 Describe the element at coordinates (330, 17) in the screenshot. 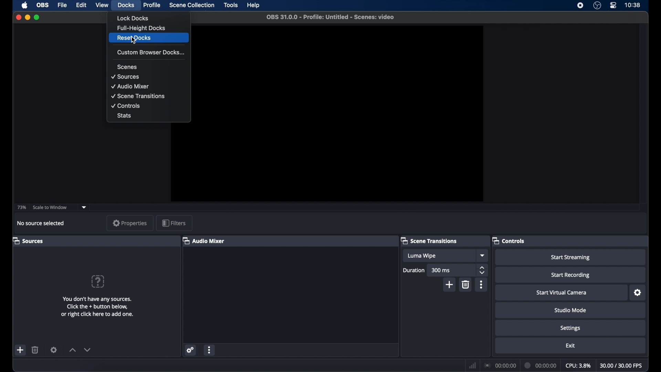

I see `OBS 31.0.0 - Profile: Untitled - Scenes: video` at that location.